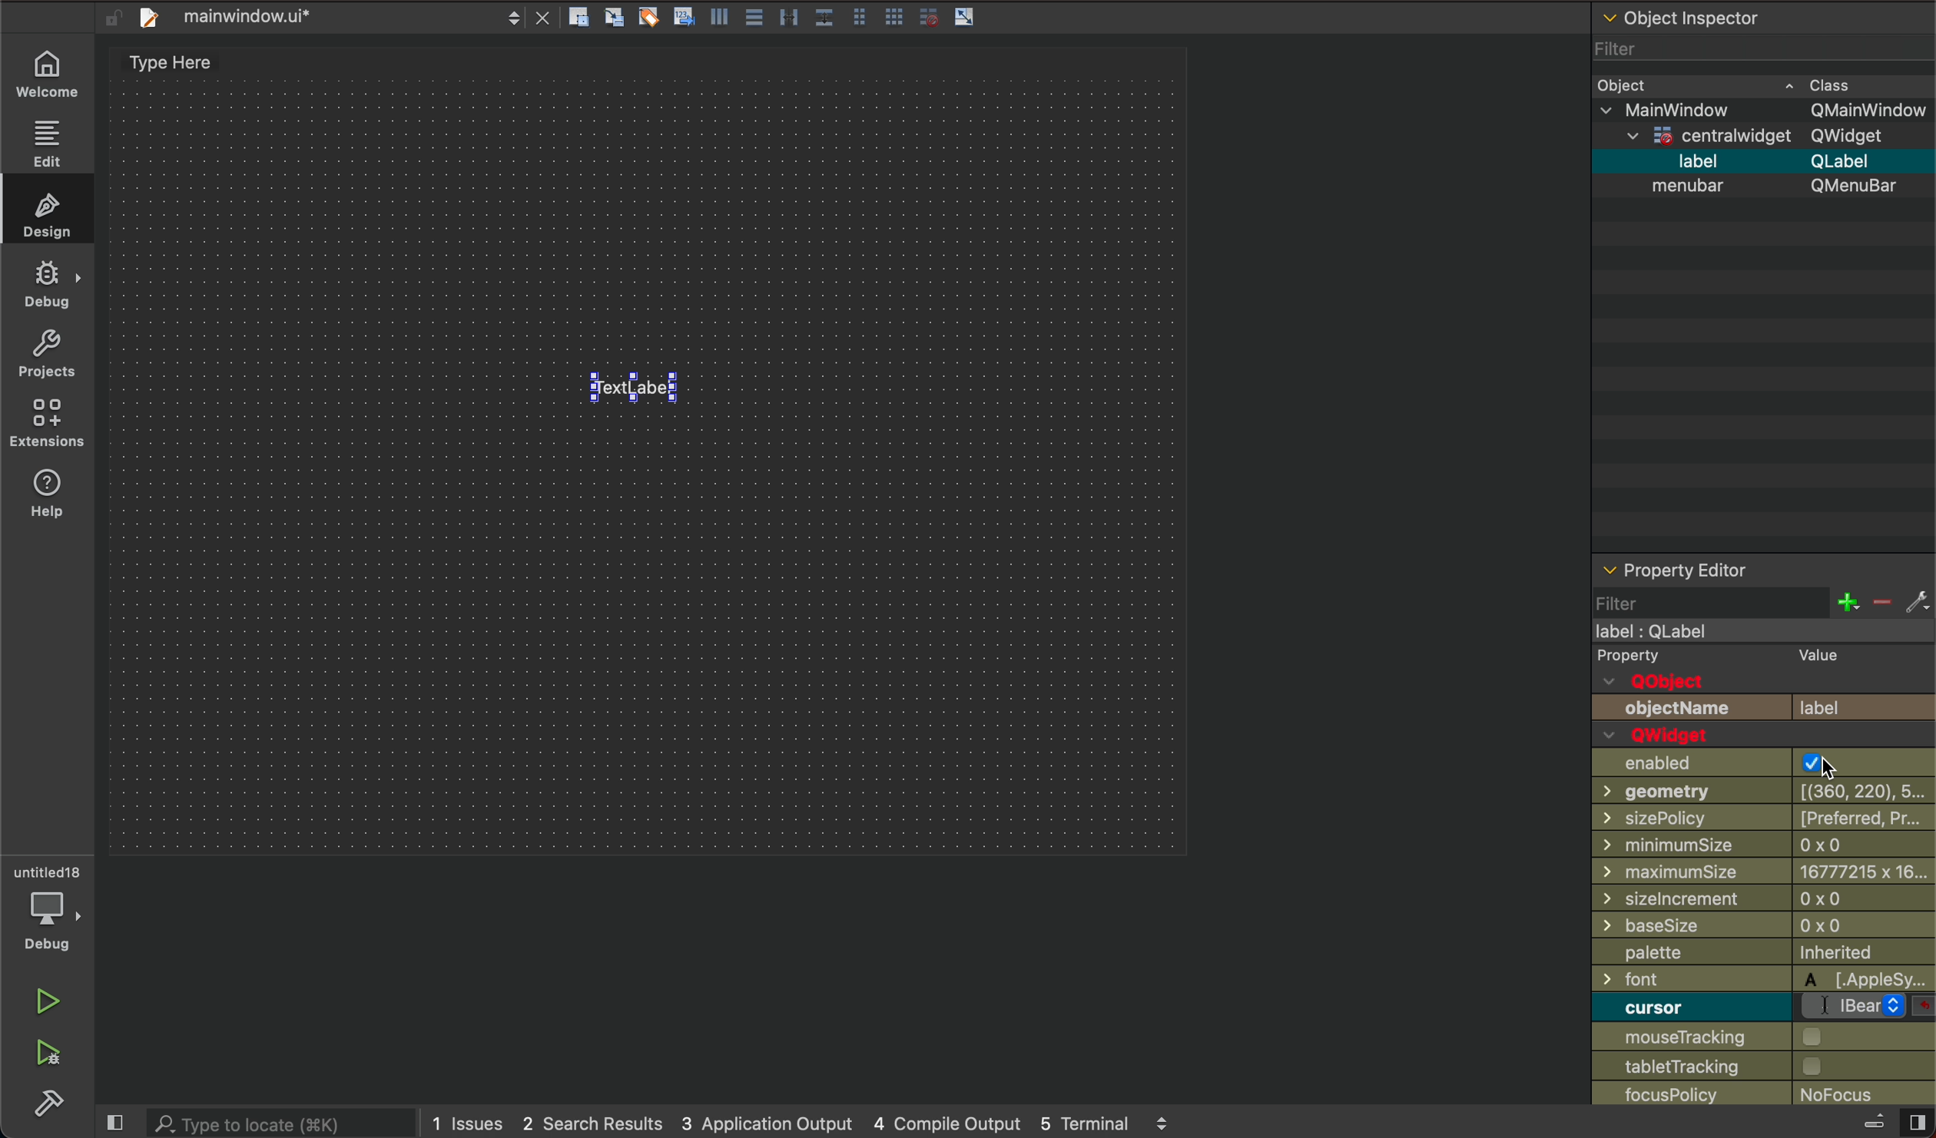 The width and height of the screenshot is (1936, 1138). Describe the element at coordinates (46, 861) in the screenshot. I see `untitled` at that location.